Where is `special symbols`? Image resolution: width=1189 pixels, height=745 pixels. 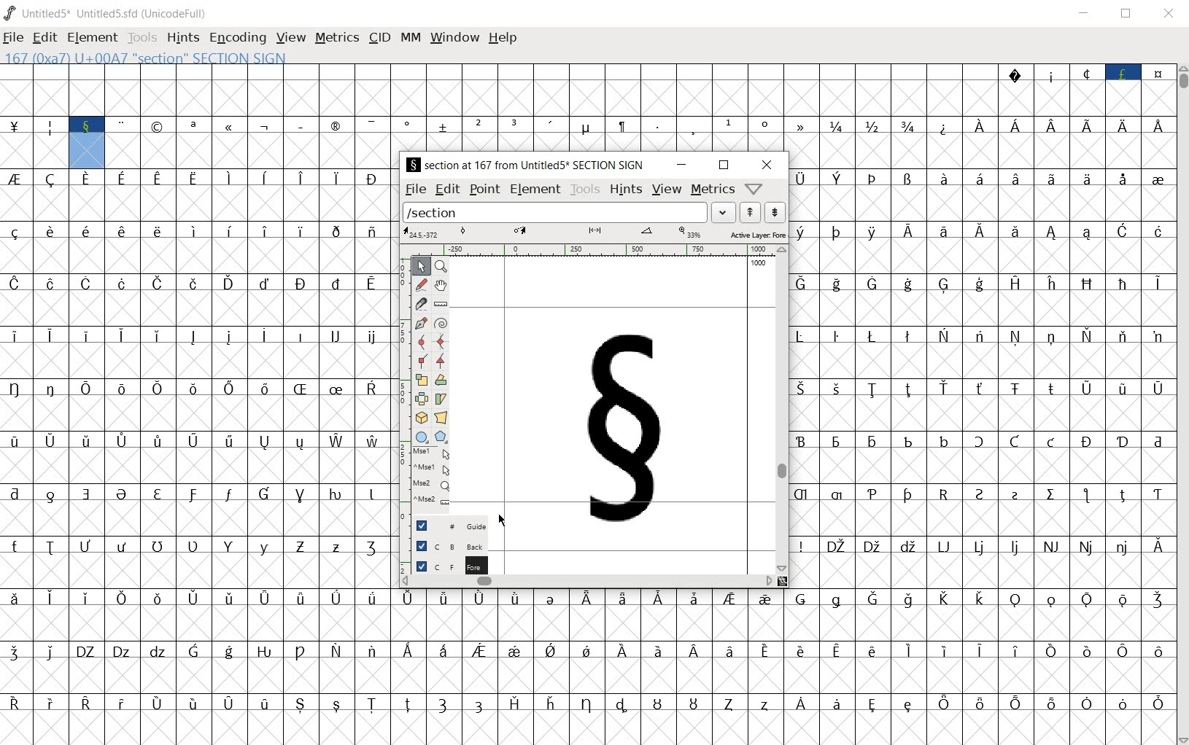 special symbols is located at coordinates (414, 127).